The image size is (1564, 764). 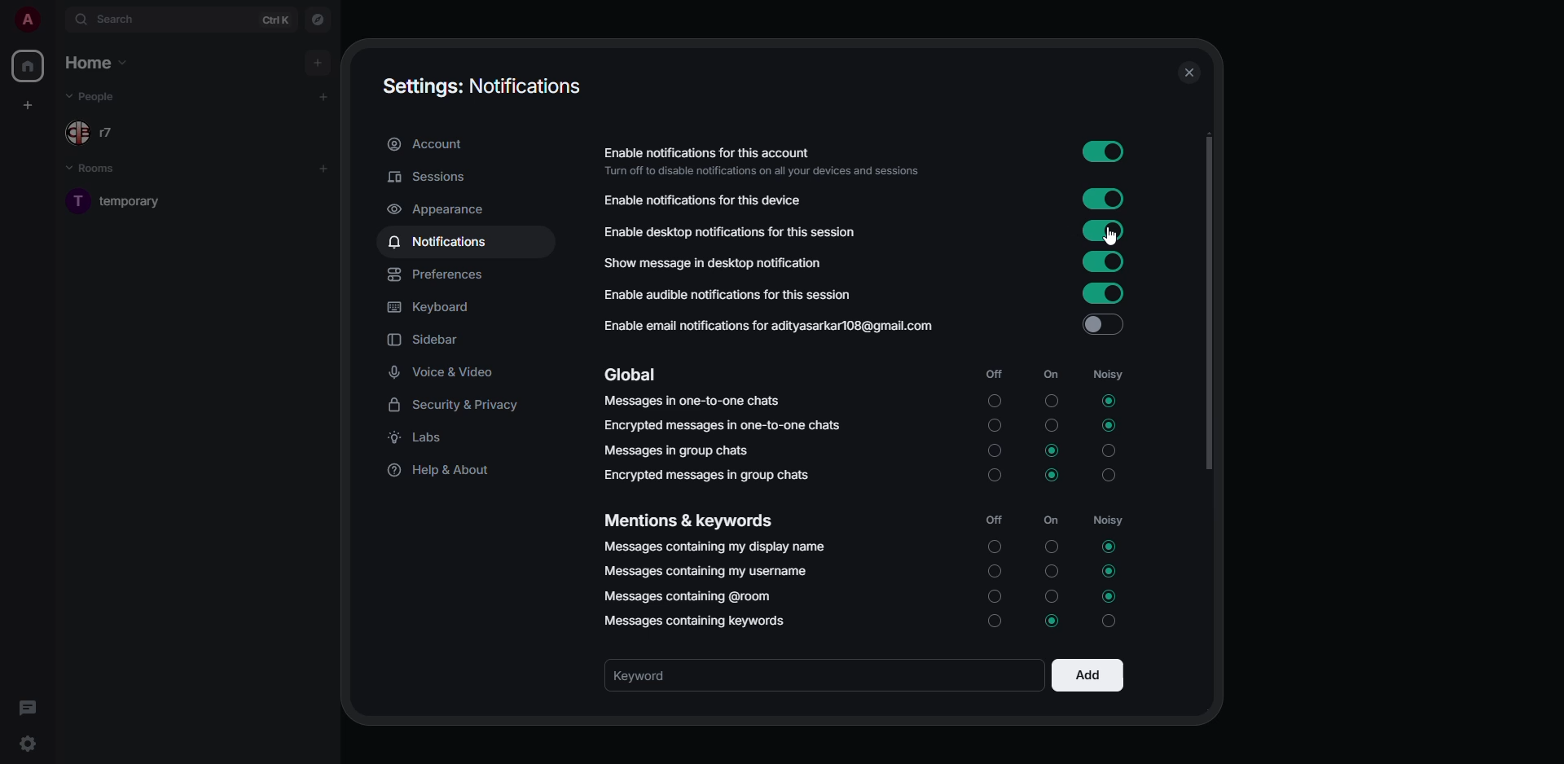 I want to click on settings notifications, so click(x=480, y=86).